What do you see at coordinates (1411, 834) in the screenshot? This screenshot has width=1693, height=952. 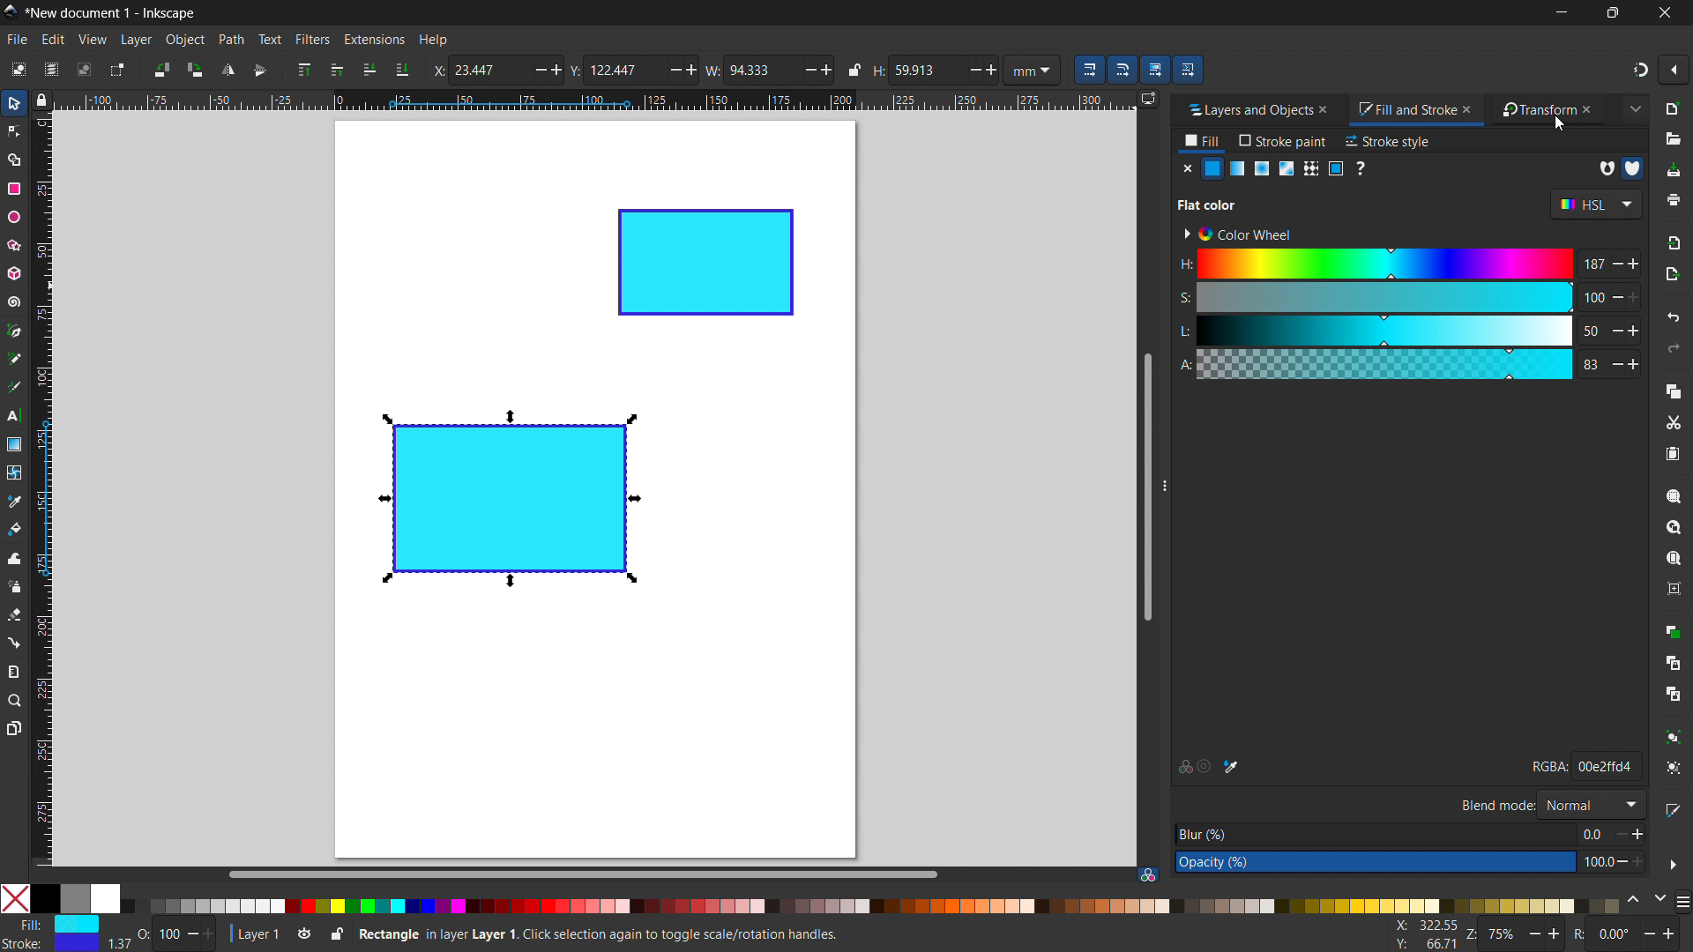 I see `blur(%): 0.0` at bounding box center [1411, 834].